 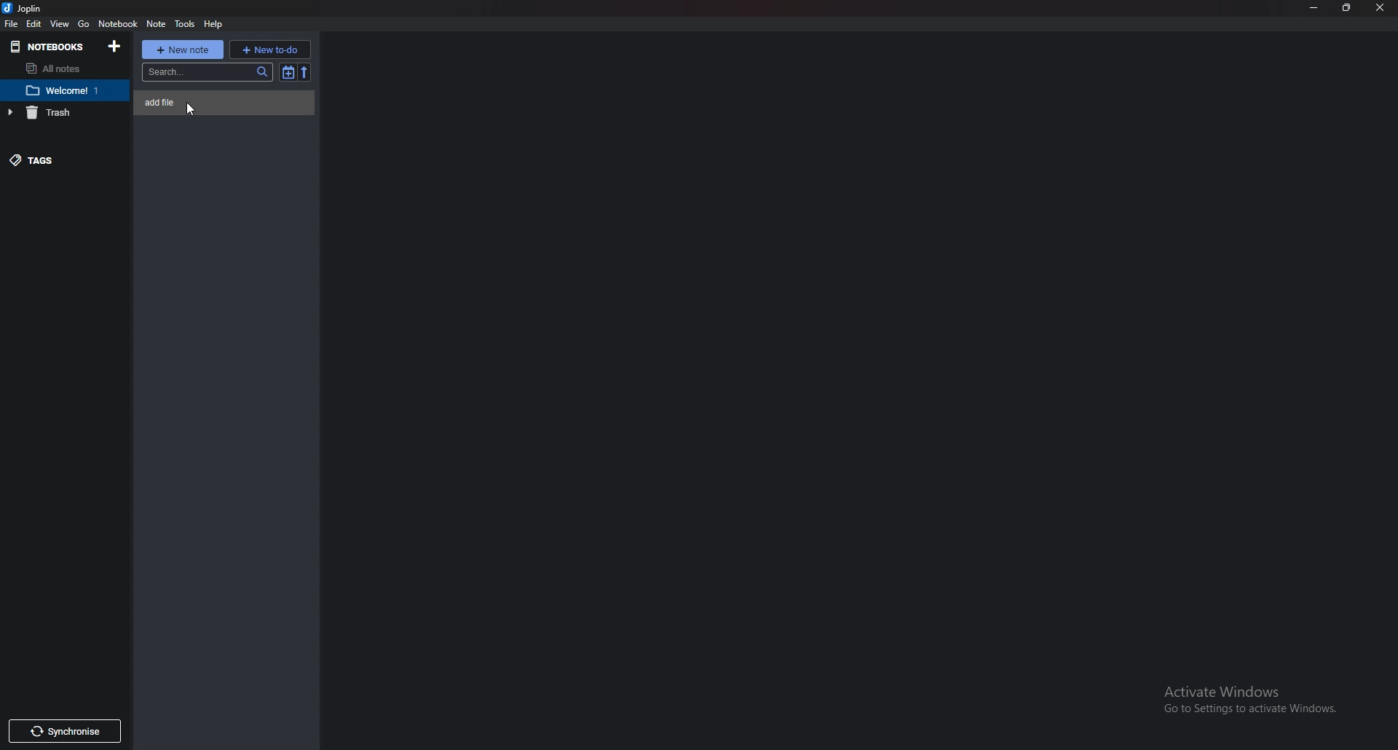 I want to click on search, so click(x=205, y=71).